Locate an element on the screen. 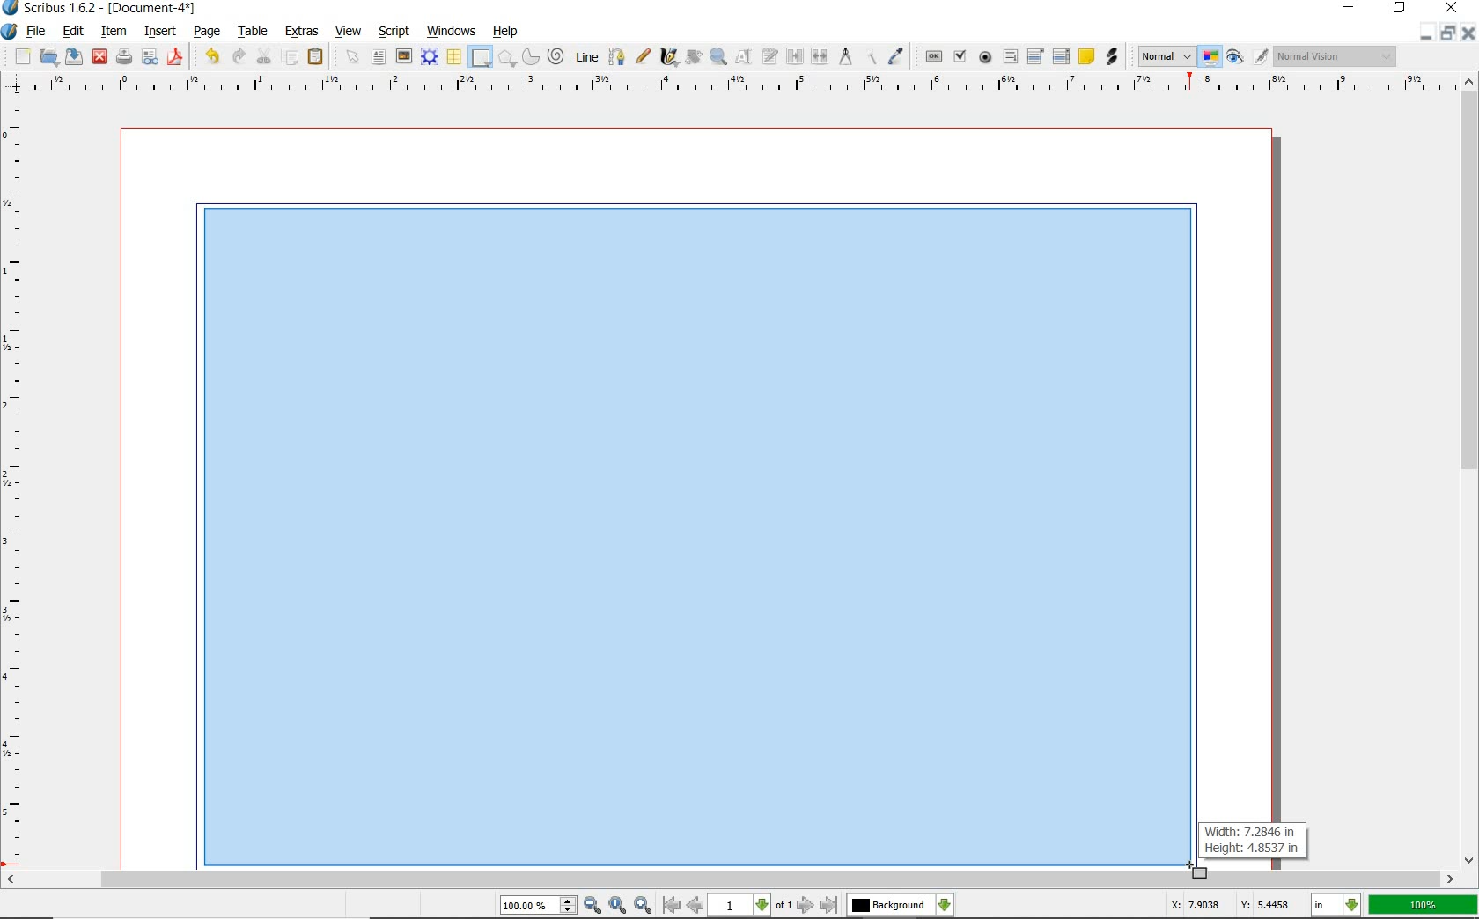 The image size is (1479, 919). script is located at coordinates (396, 32).